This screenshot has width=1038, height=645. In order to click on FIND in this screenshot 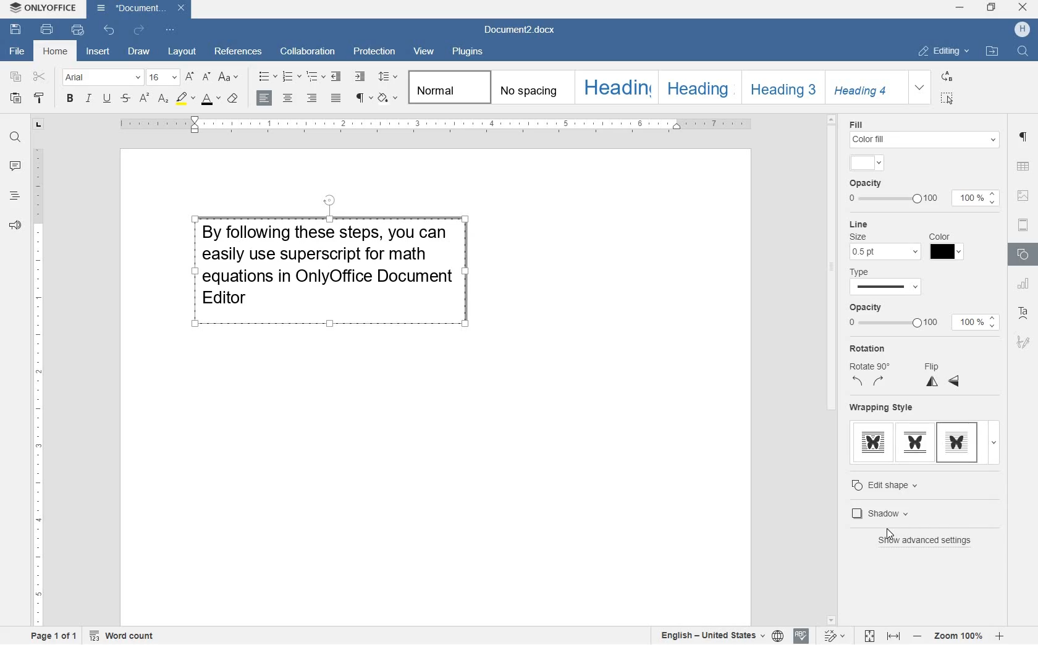, I will do `click(1024, 53)`.